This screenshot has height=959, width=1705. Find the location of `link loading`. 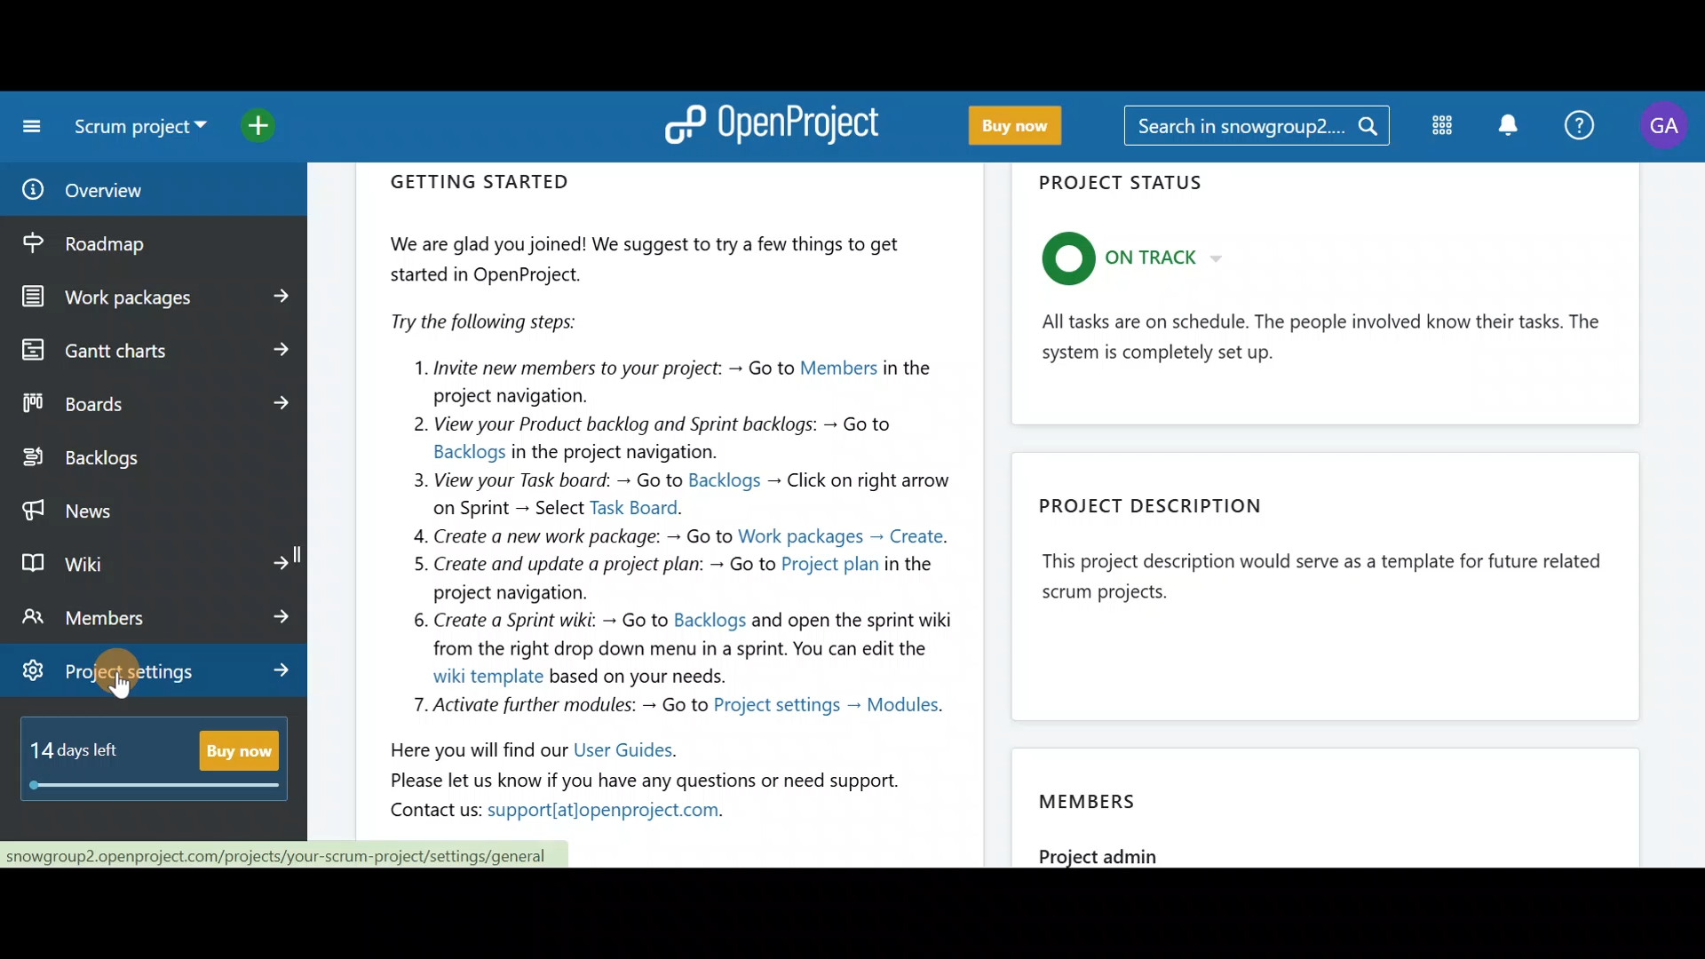

link loading is located at coordinates (287, 854).